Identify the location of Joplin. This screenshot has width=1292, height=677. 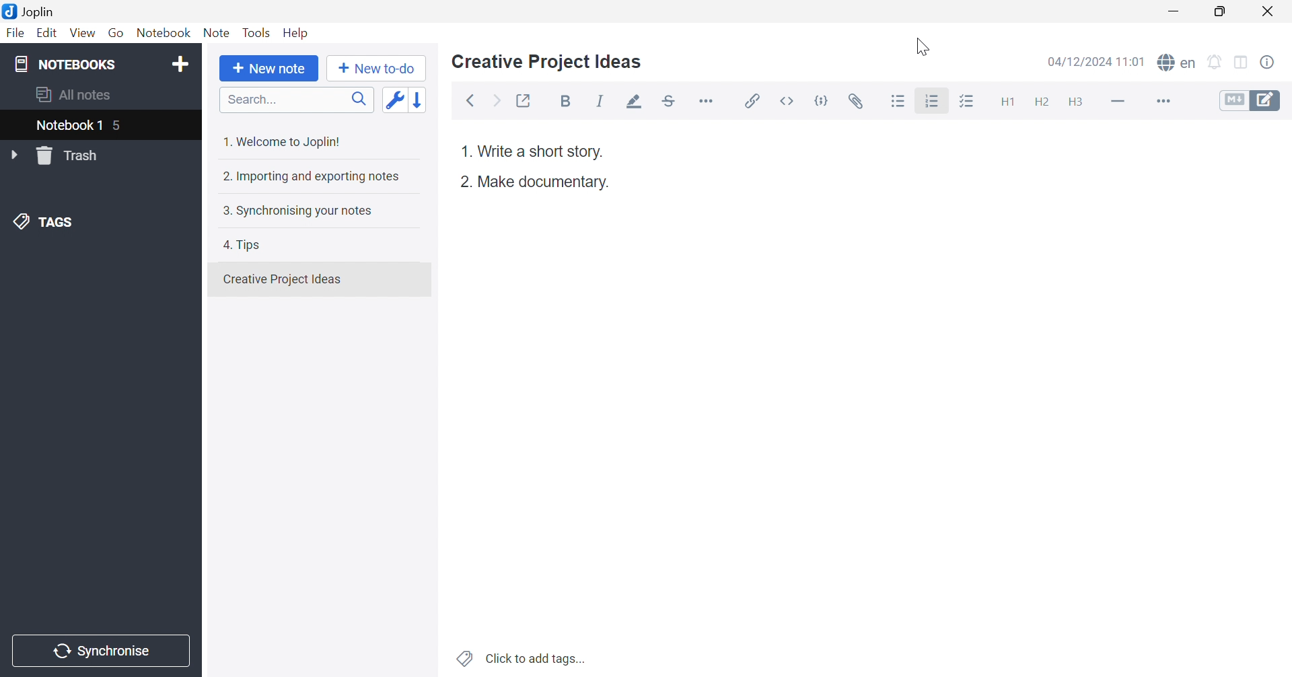
(32, 10).